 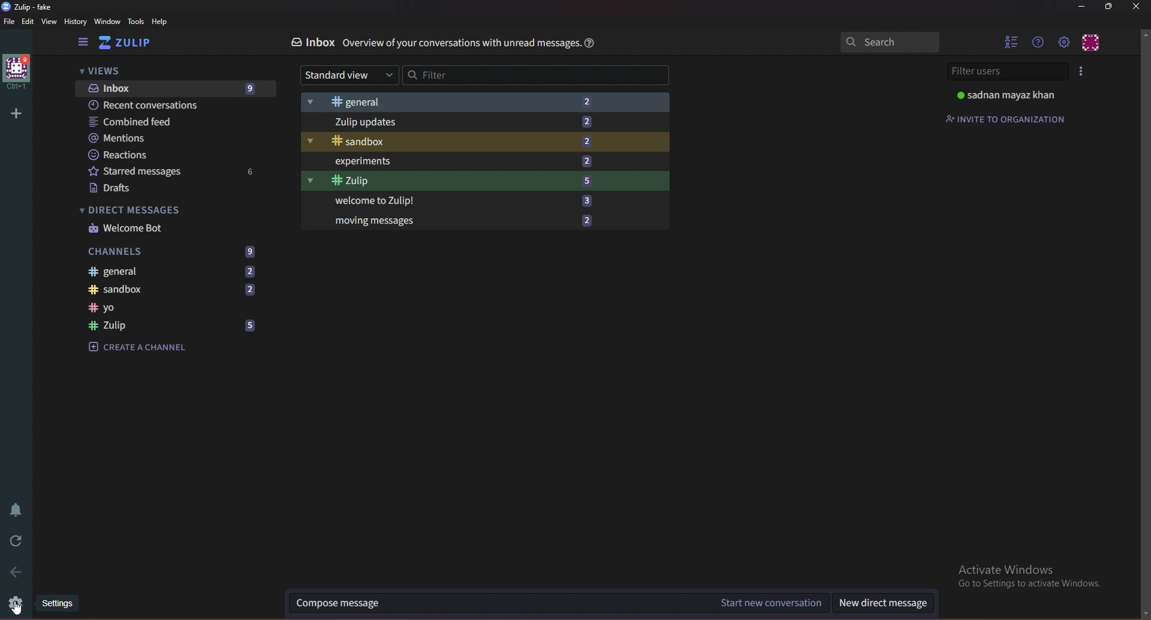 I want to click on Info, so click(x=462, y=43).